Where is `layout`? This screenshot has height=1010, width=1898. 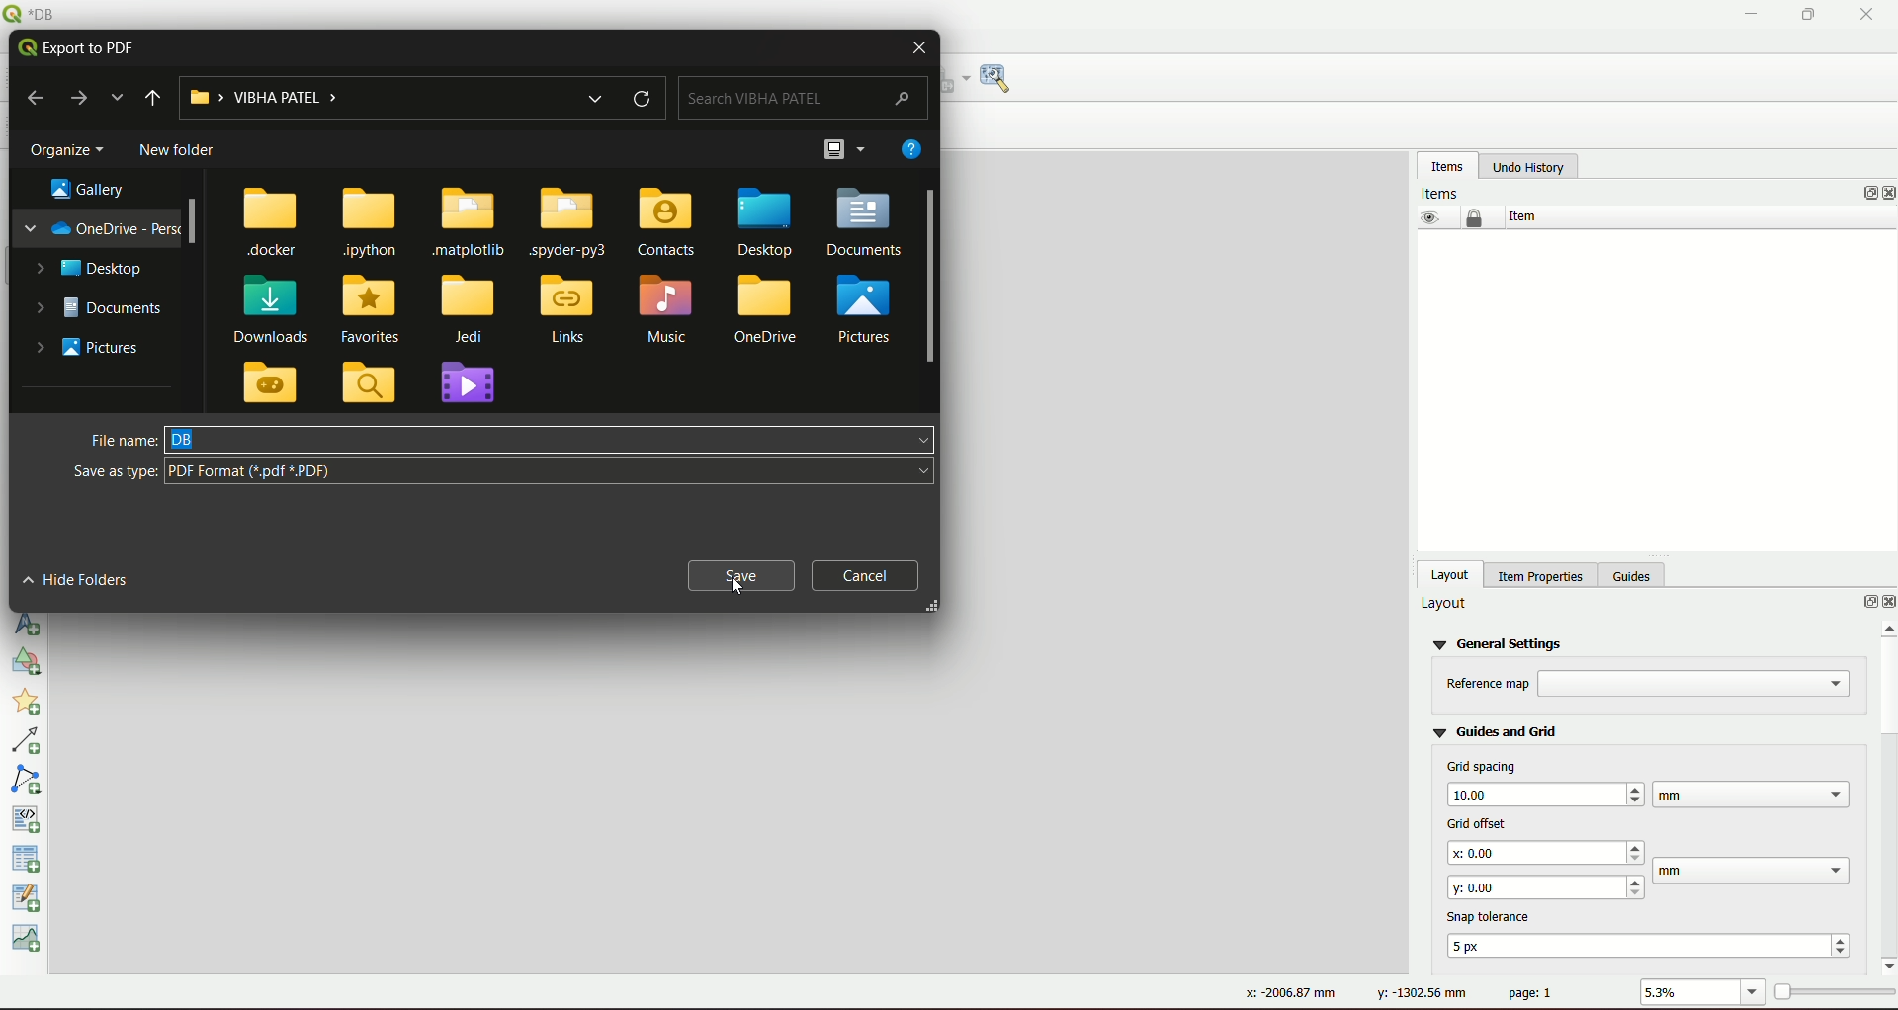
layout is located at coordinates (1445, 604).